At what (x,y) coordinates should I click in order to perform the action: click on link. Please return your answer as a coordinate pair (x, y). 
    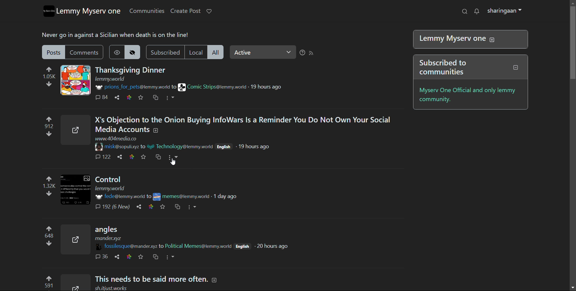
    Looking at the image, I should click on (128, 257).